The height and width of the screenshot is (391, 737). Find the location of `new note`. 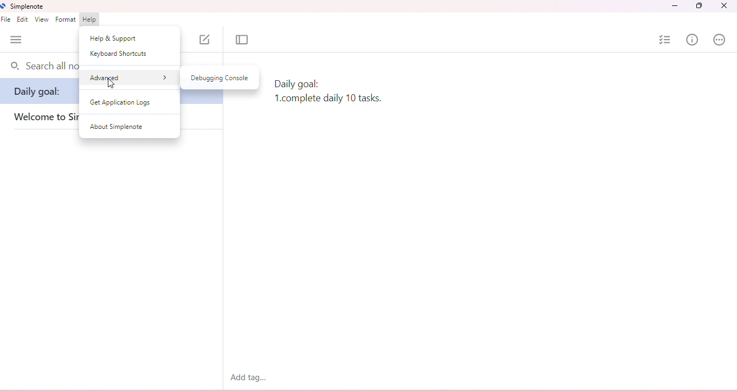

new note is located at coordinates (204, 39).